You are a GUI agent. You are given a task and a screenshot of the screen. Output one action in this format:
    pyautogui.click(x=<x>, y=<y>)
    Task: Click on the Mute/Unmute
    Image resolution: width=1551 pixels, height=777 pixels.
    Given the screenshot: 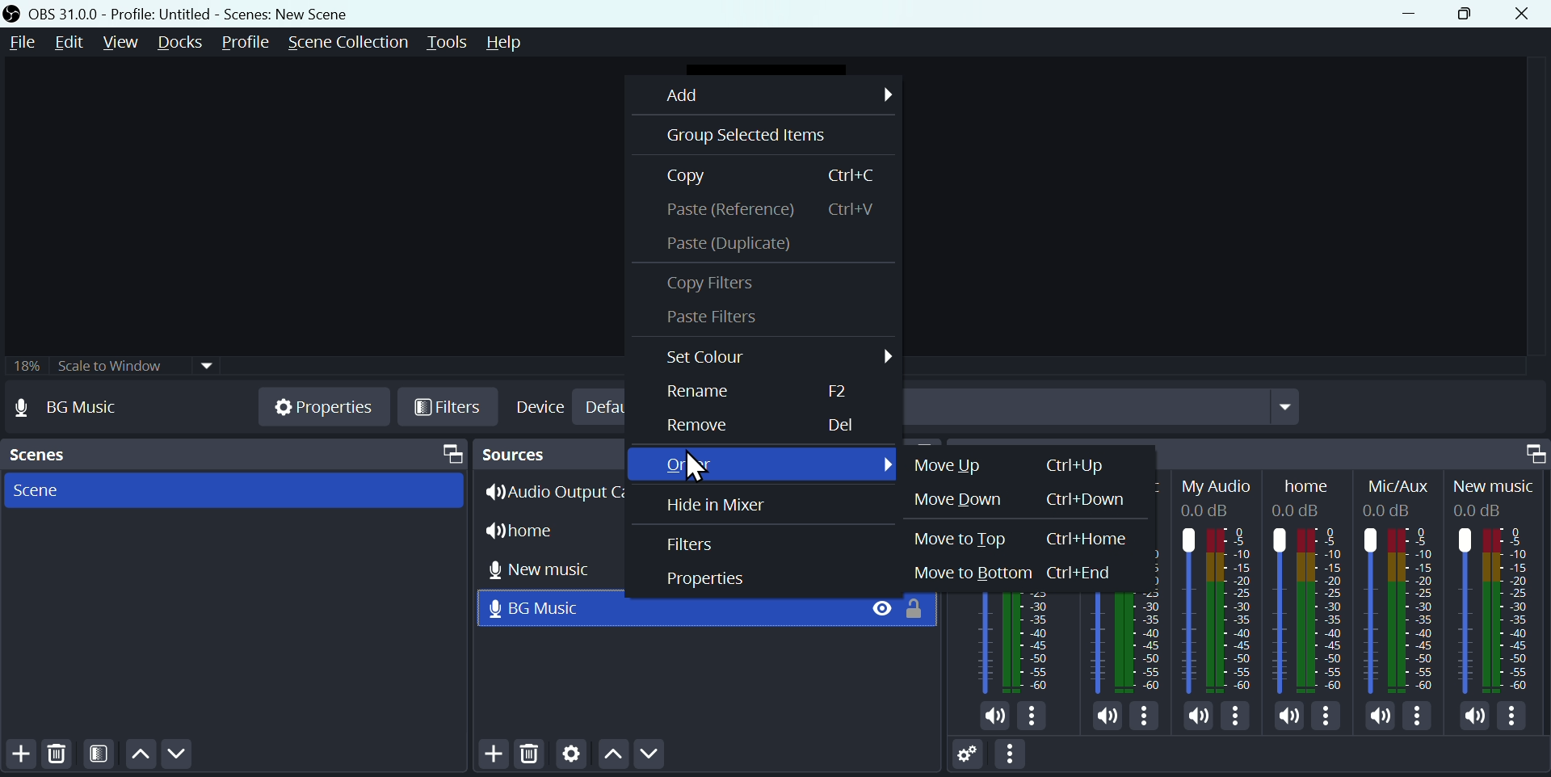 What is the action you would take?
    pyautogui.click(x=994, y=716)
    